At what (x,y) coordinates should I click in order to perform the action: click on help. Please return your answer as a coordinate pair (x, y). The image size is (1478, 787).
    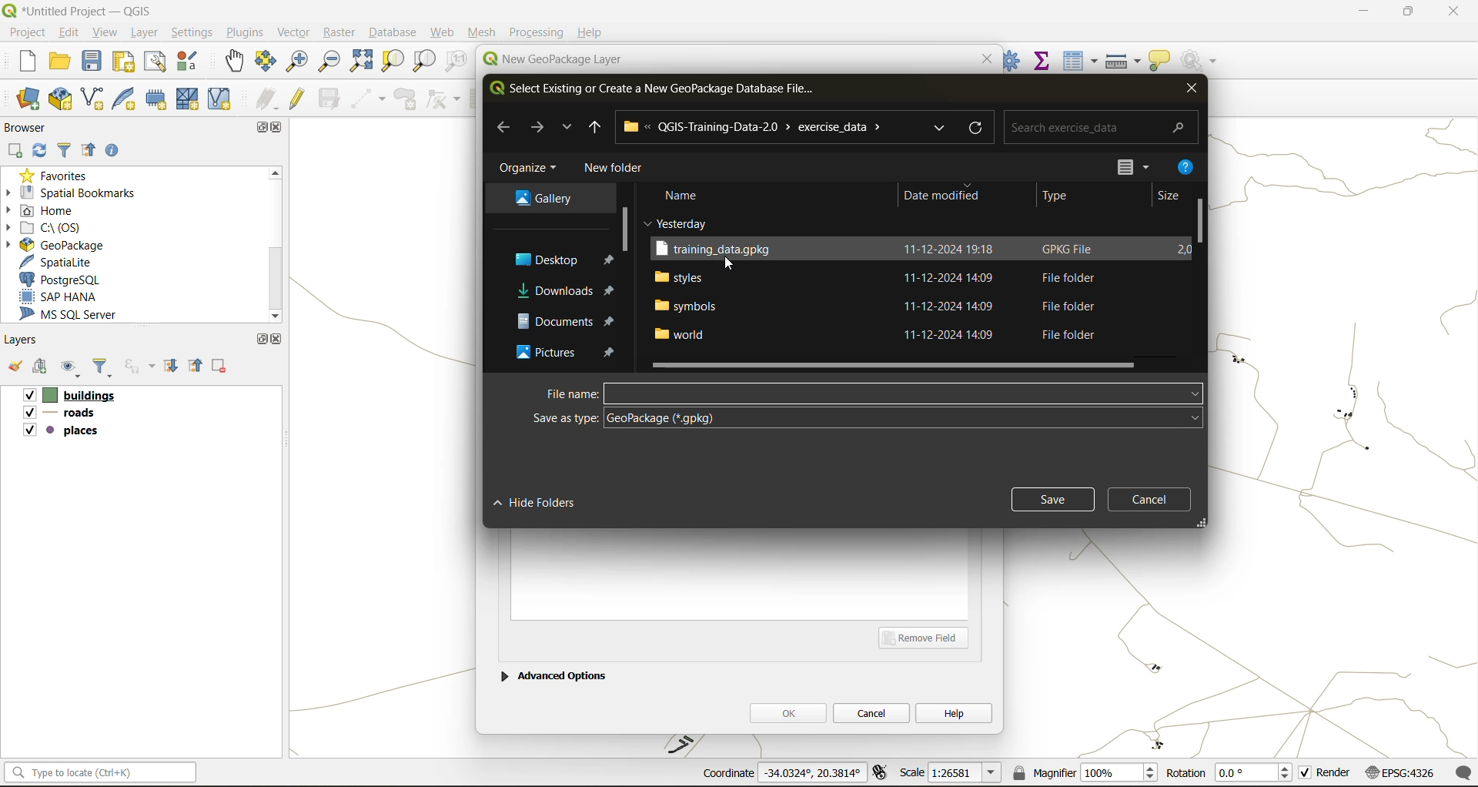
    Looking at the image, I should click on (1186, 165).